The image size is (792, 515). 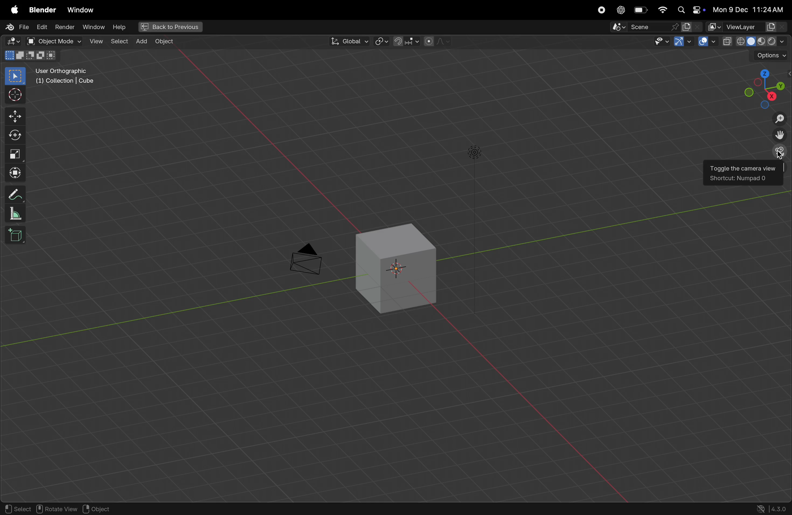 What do you see at coordinates (52, 41) in the screenshot?
I see `object mode` at bounding box center [52, 41].